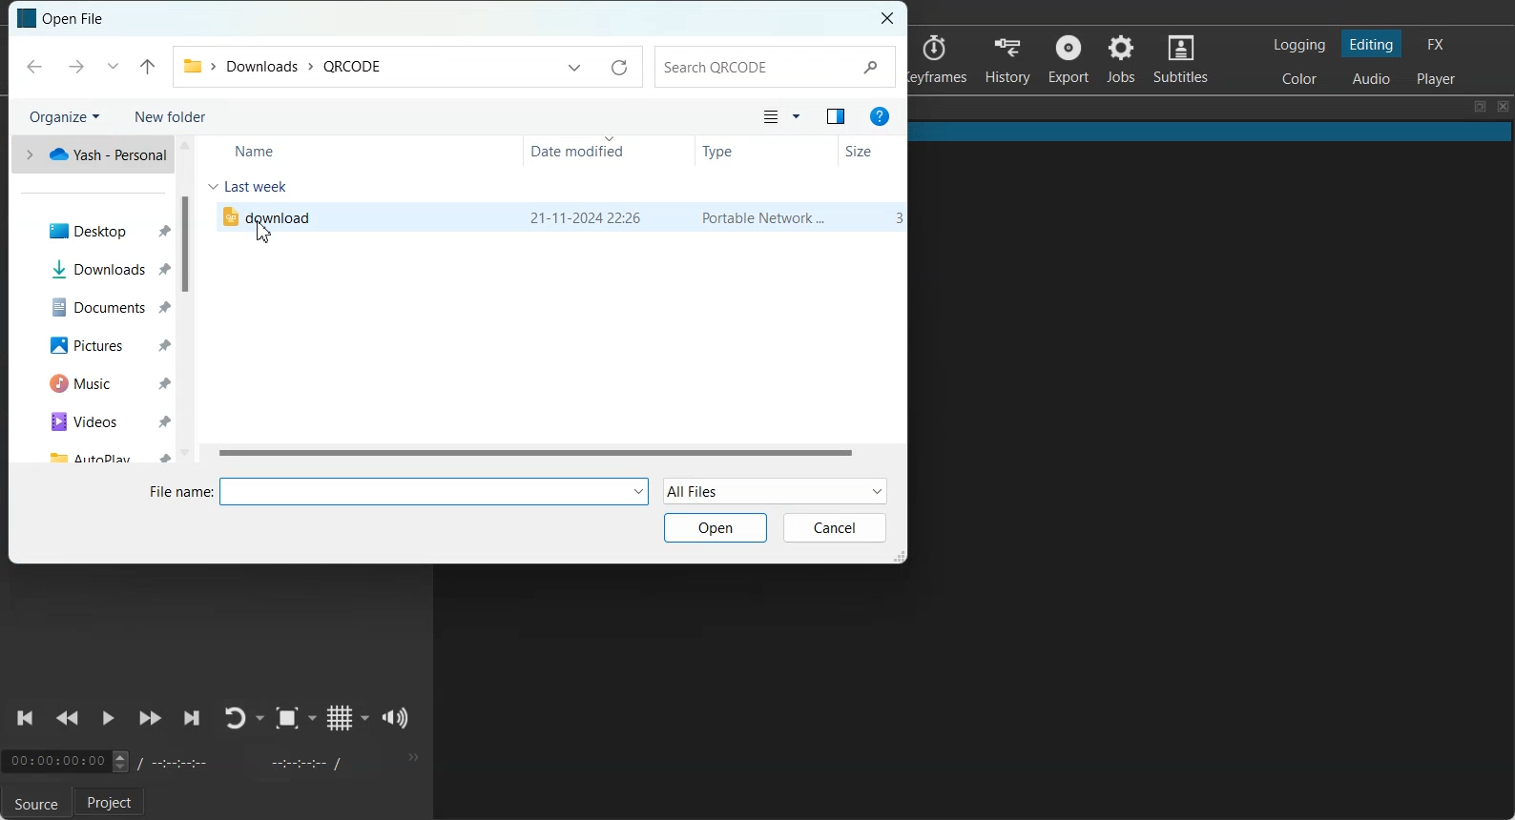 The image size is (1515, 820). What do you see at coordinates (185, 147) in the screenshot?
I see `scroll up` at bounding box center [185, 147].